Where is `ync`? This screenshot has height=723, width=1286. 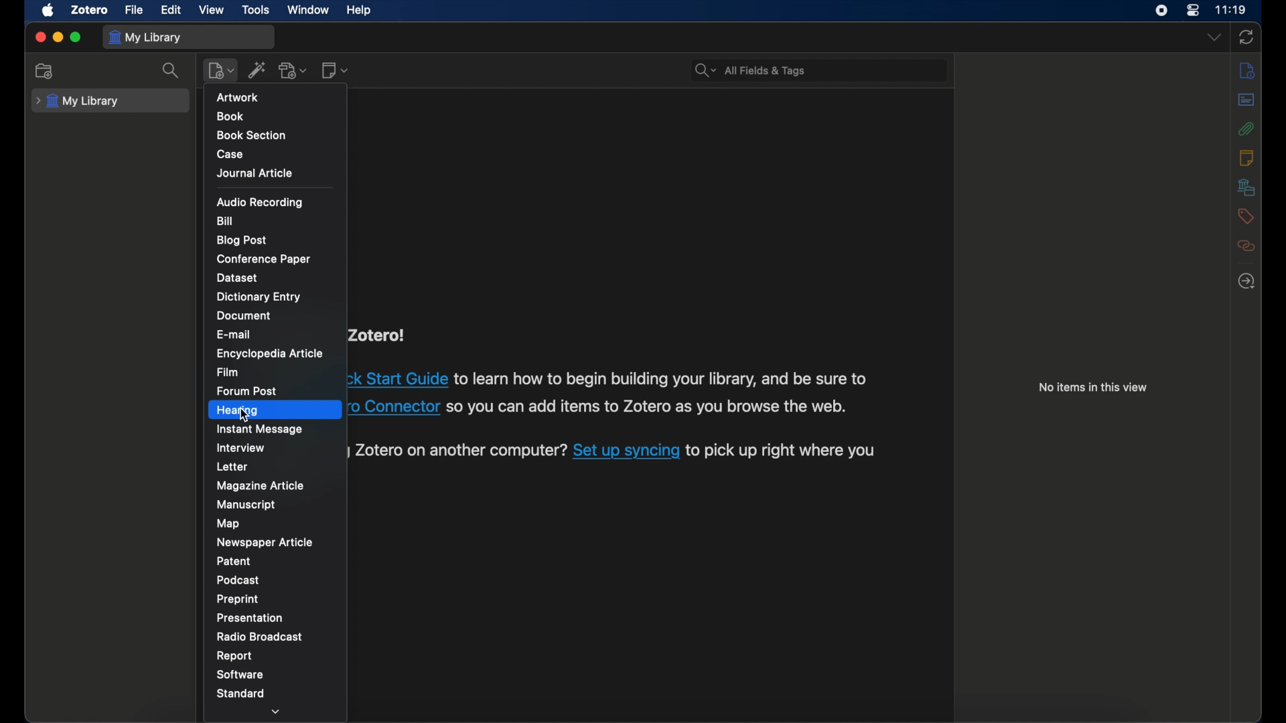
ync is located at coordinates (1245, 37).